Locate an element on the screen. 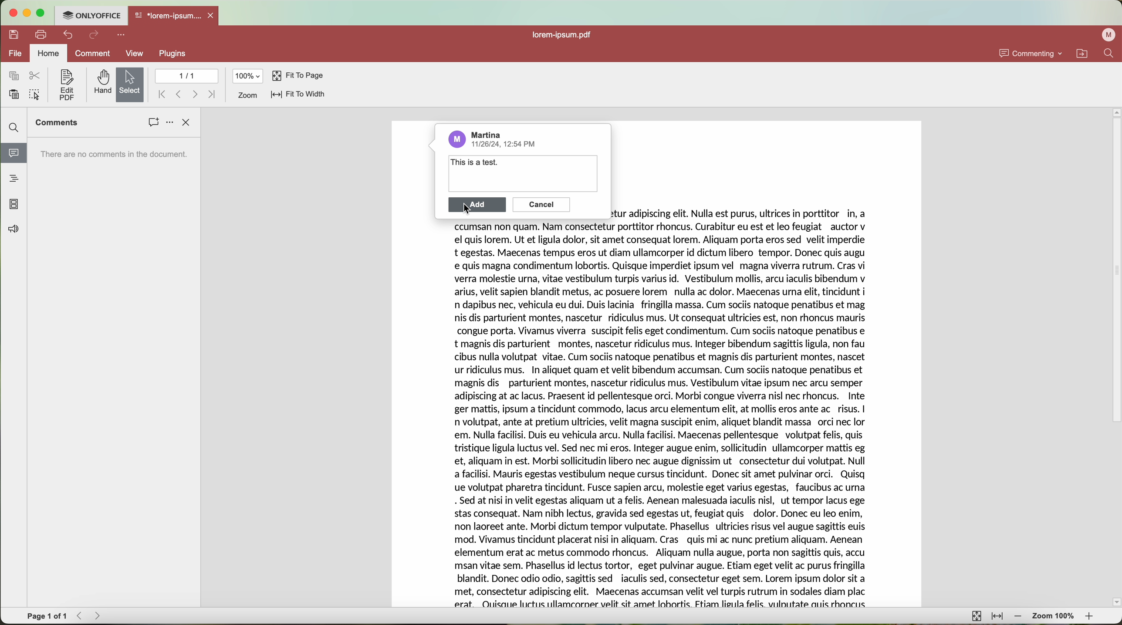  find is located at coordinates (15, 128).